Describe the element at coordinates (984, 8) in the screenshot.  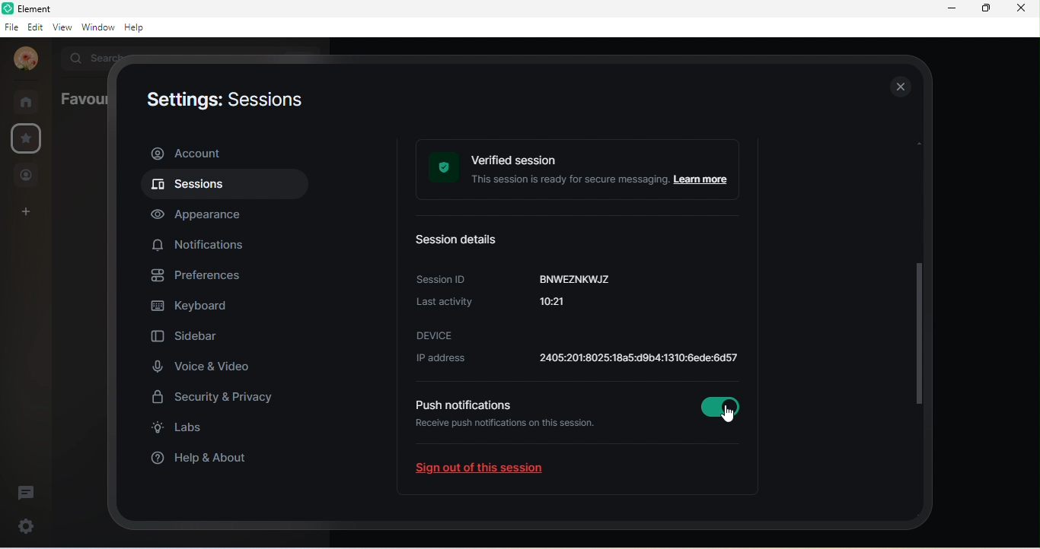
I see `maximize` at that location.